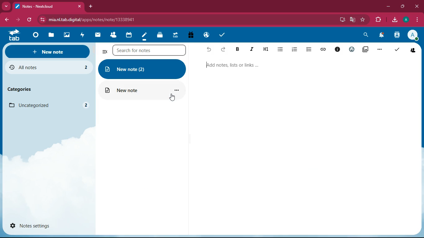 This screenshot has height=238, width=424. I want to click on search, so click(366, 36).